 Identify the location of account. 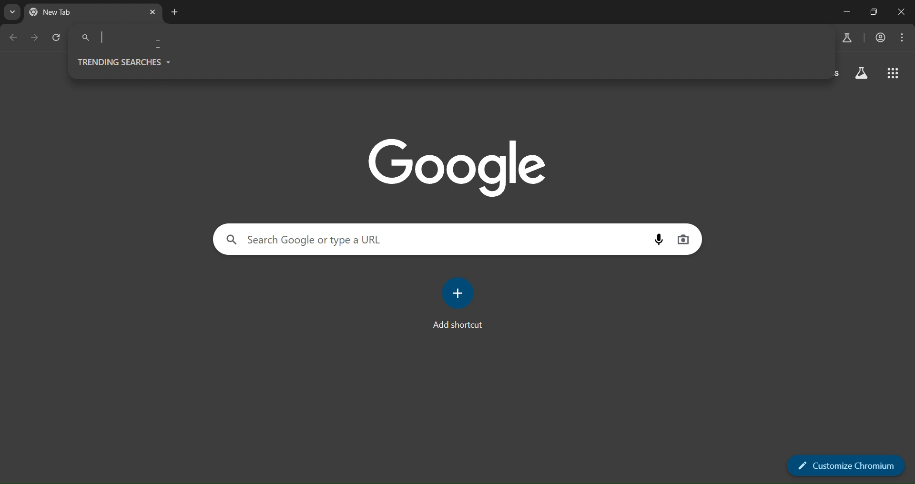
(879, 39).